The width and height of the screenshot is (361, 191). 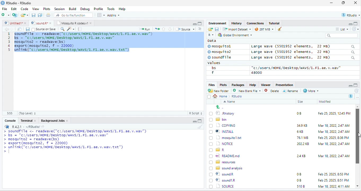 I want to click on Files, so click(x=211, y=85).